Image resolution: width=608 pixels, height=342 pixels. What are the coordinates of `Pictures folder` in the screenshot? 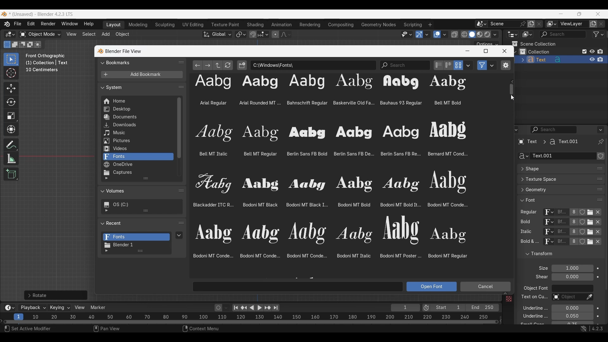 It's located at (137, 141).